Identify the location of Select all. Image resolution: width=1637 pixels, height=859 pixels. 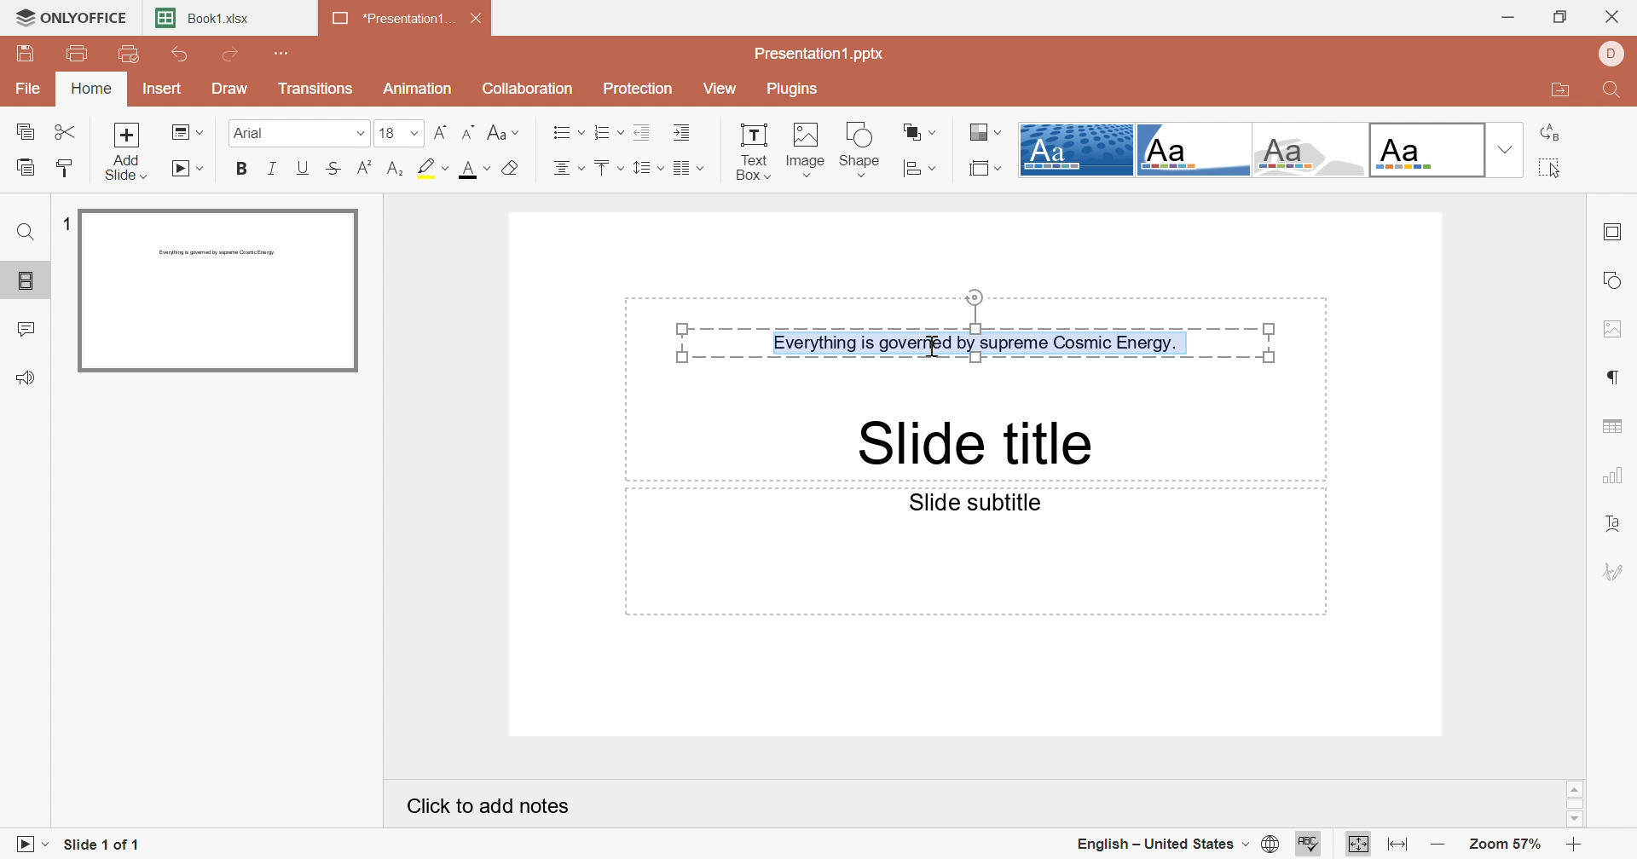
(1554, 168).